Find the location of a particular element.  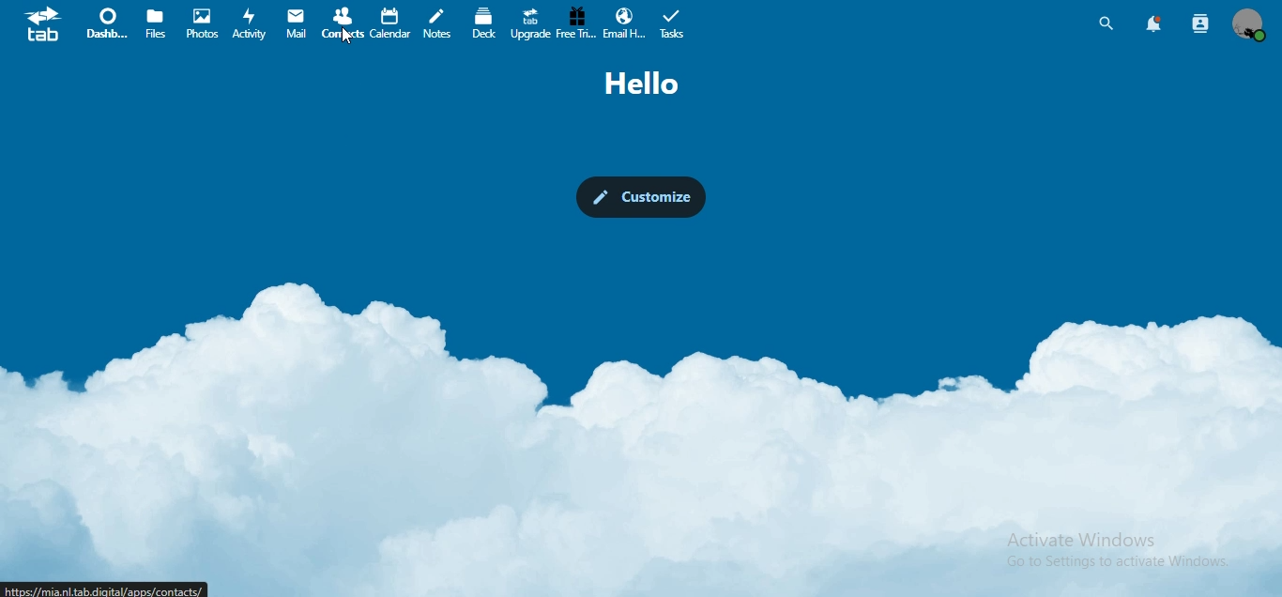

calendar is located at coordinates (388, 22).